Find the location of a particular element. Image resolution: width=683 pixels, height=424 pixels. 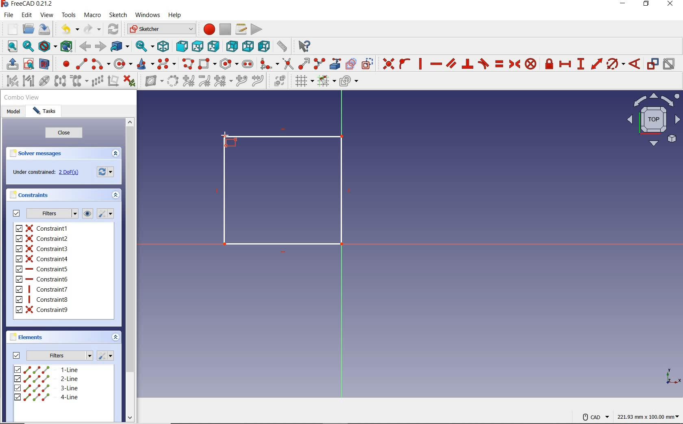

view sketch is located at coordinates (29, 64).